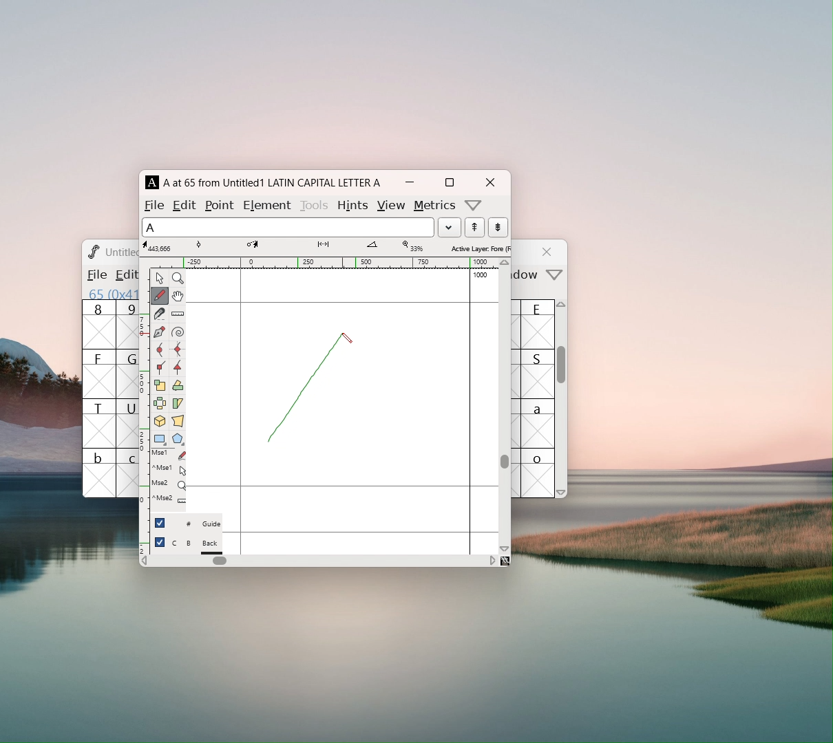 This screenshot has height=743, width=833. What do you see at coordinates (177, 387) in the screenshot?
I see `rotate the selection` at bounding box center [177, 387].